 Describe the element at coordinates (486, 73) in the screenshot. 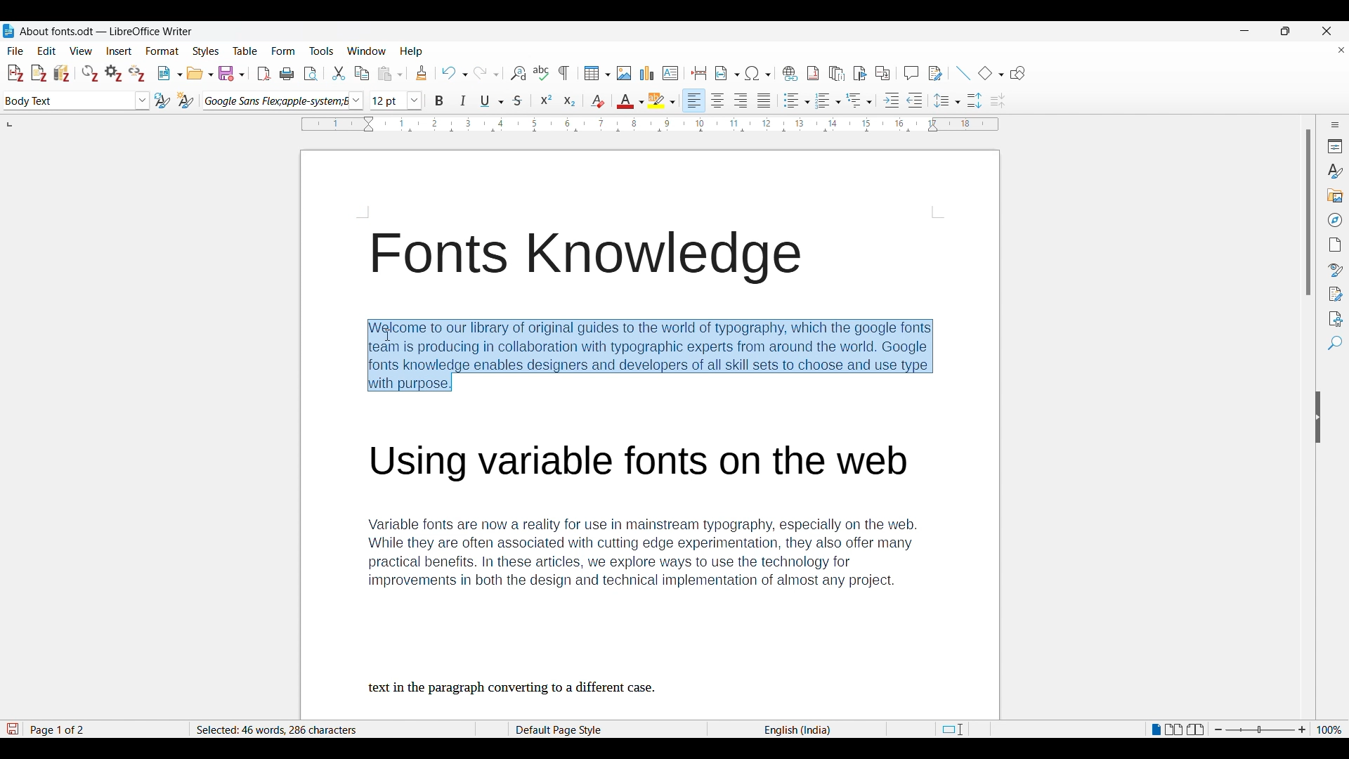

I see `Redo` at that location.